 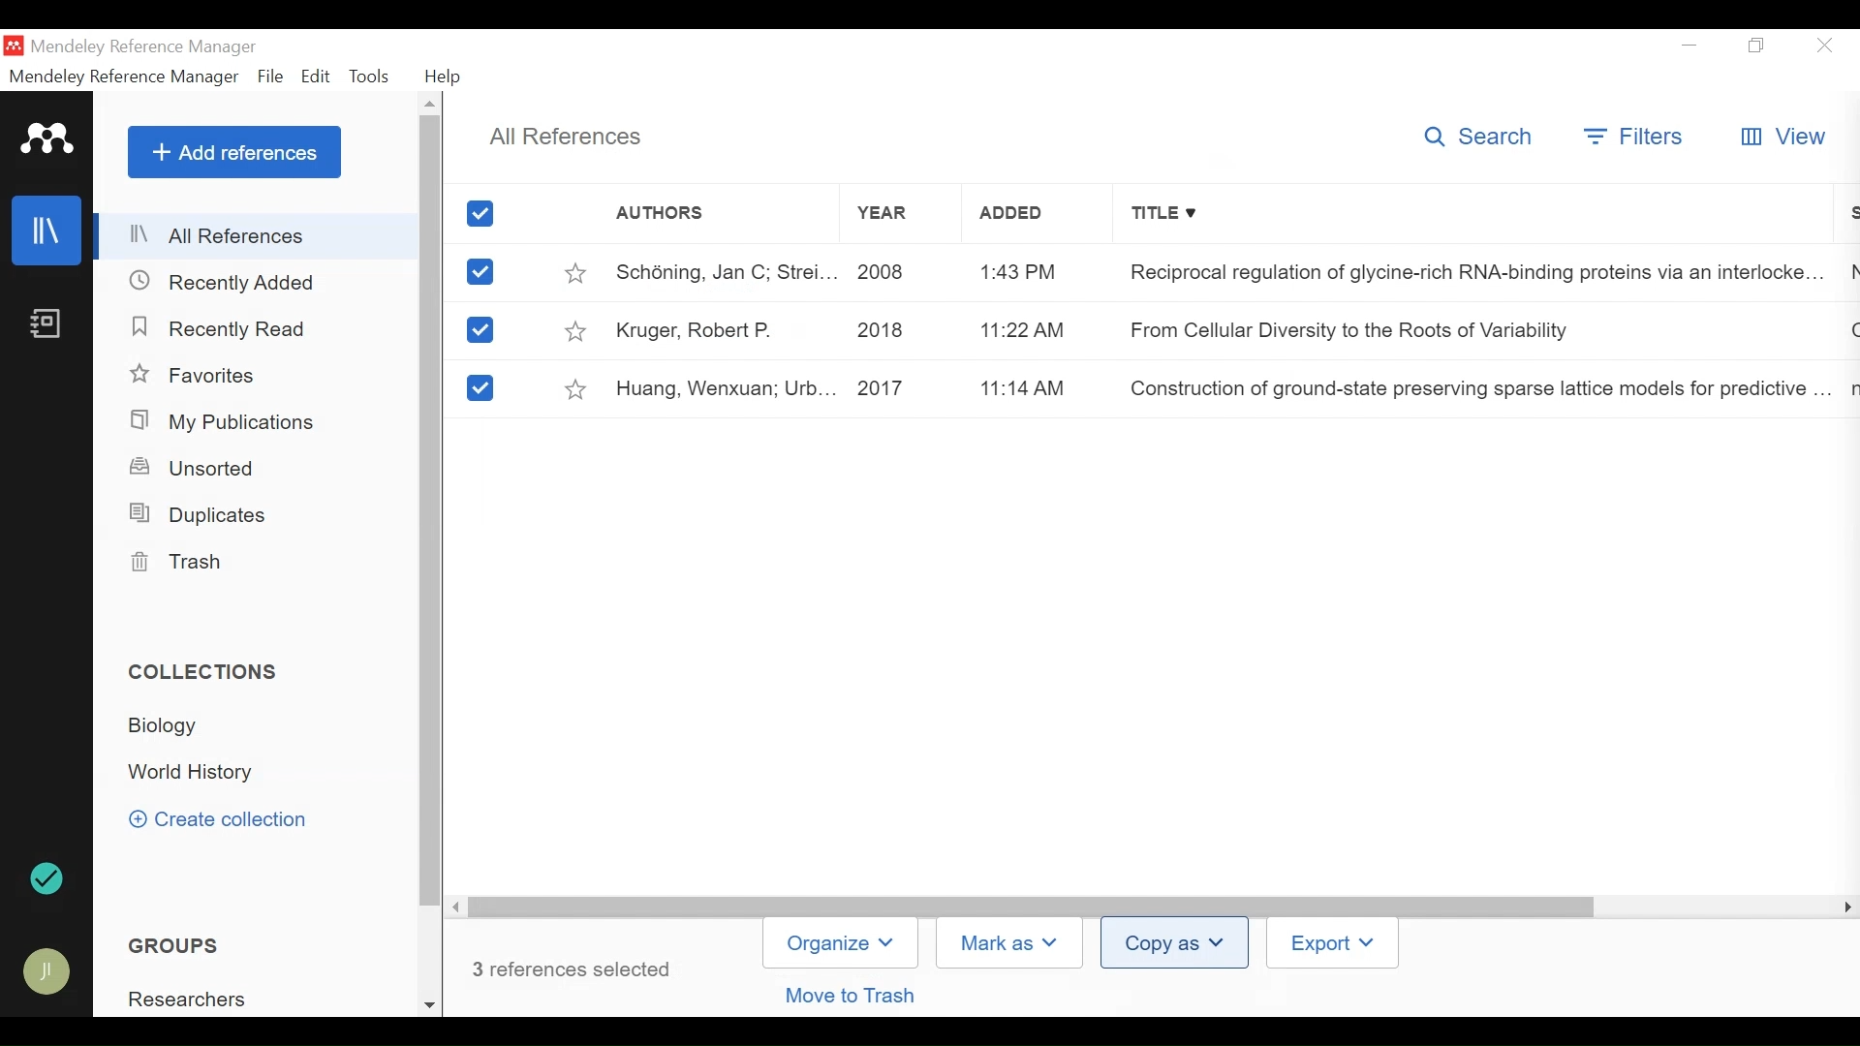 What do you see at coordinates (121, 77) in the screenshot?
I see `Mendeley Reference Manager` at bounding box center [121, 77].